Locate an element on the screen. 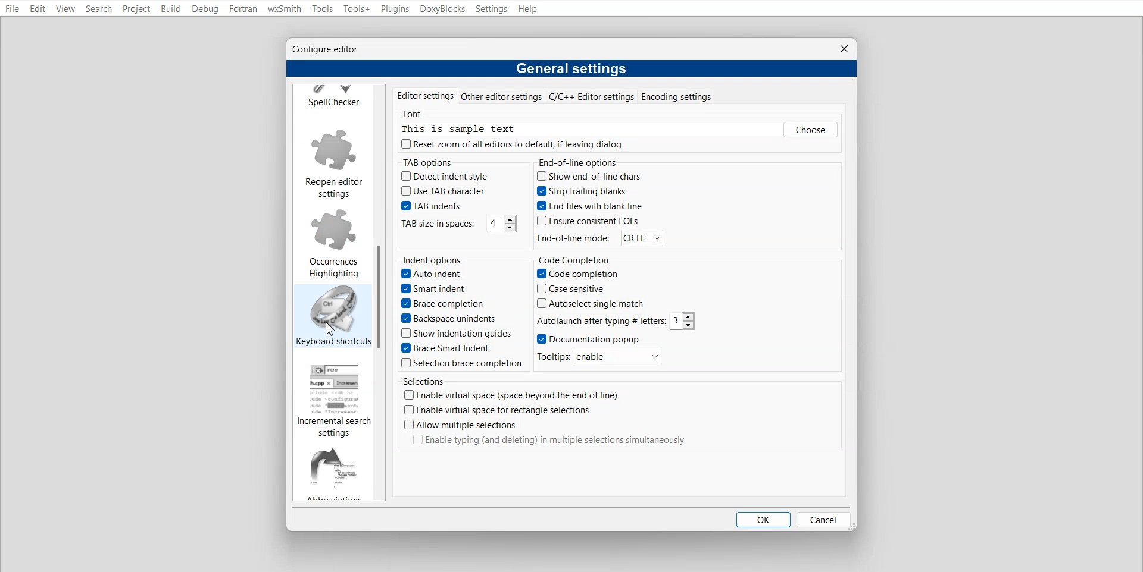  Indent options is located at coordinates (433, 259).